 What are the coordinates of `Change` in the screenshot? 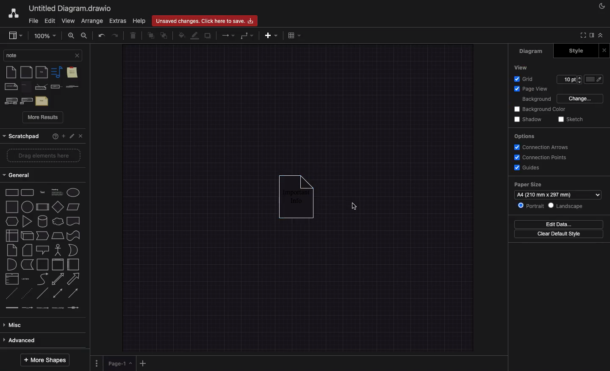 It's located at (579, 99).